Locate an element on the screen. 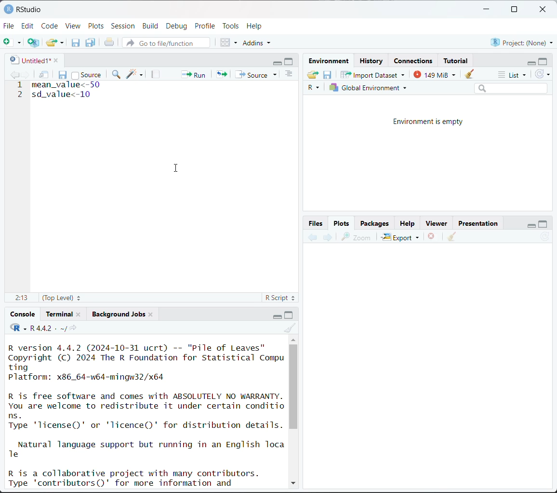  close is located at coordinates (151, 314).